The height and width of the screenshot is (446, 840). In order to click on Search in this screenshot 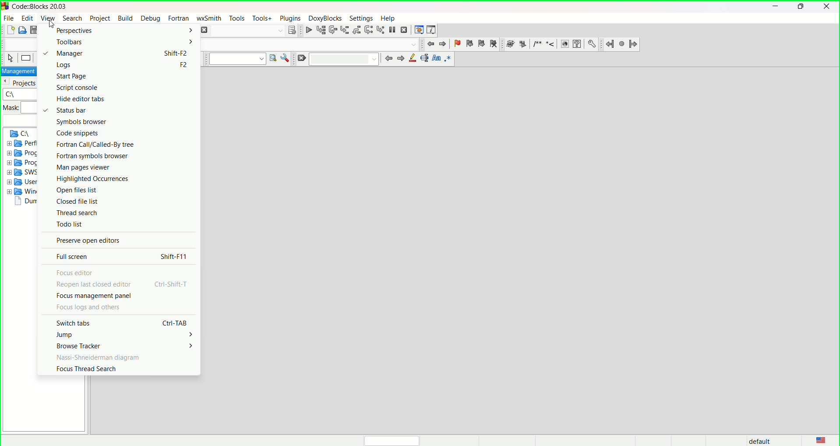, I will do `click(248, 31)`.